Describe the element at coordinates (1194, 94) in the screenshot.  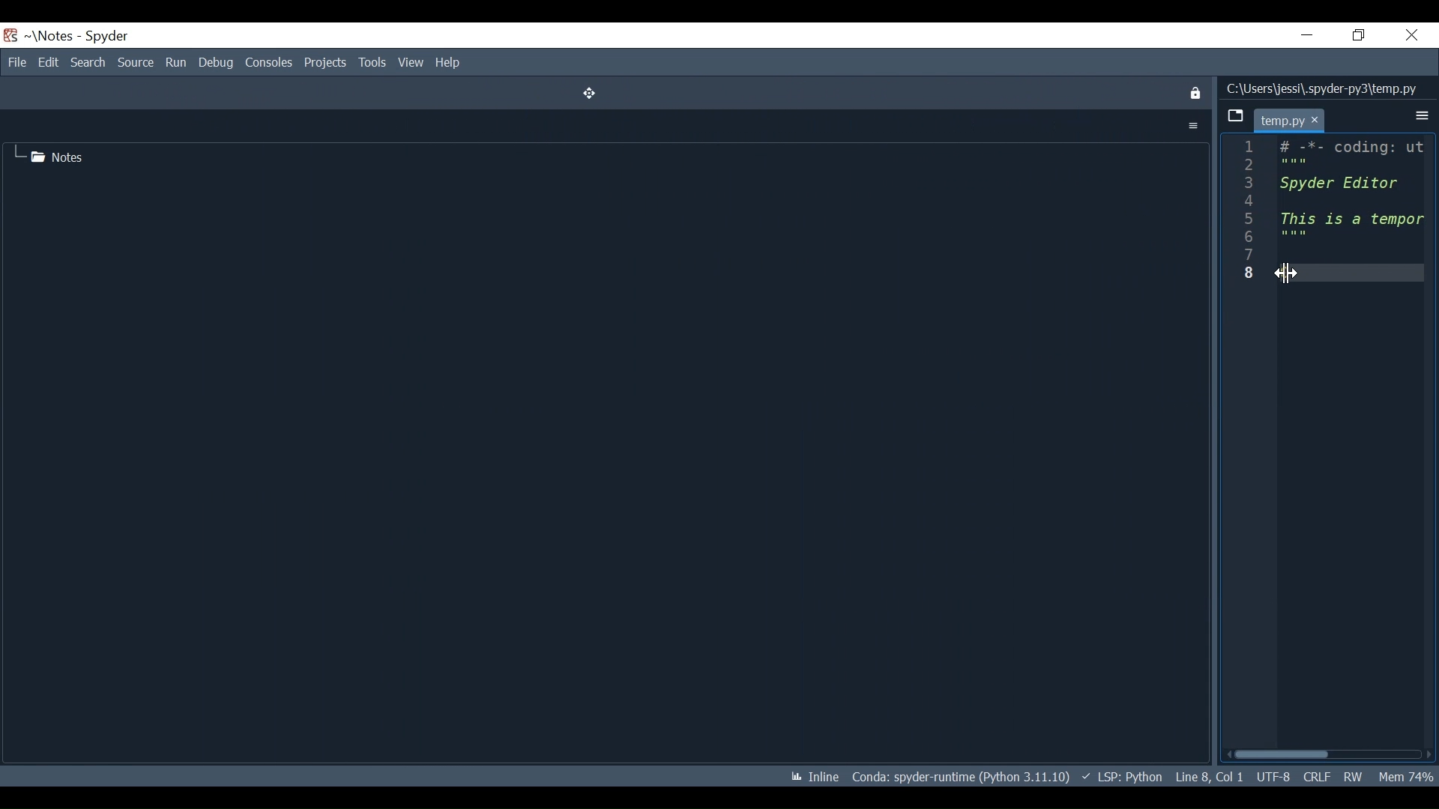
I see `Close` at that location.